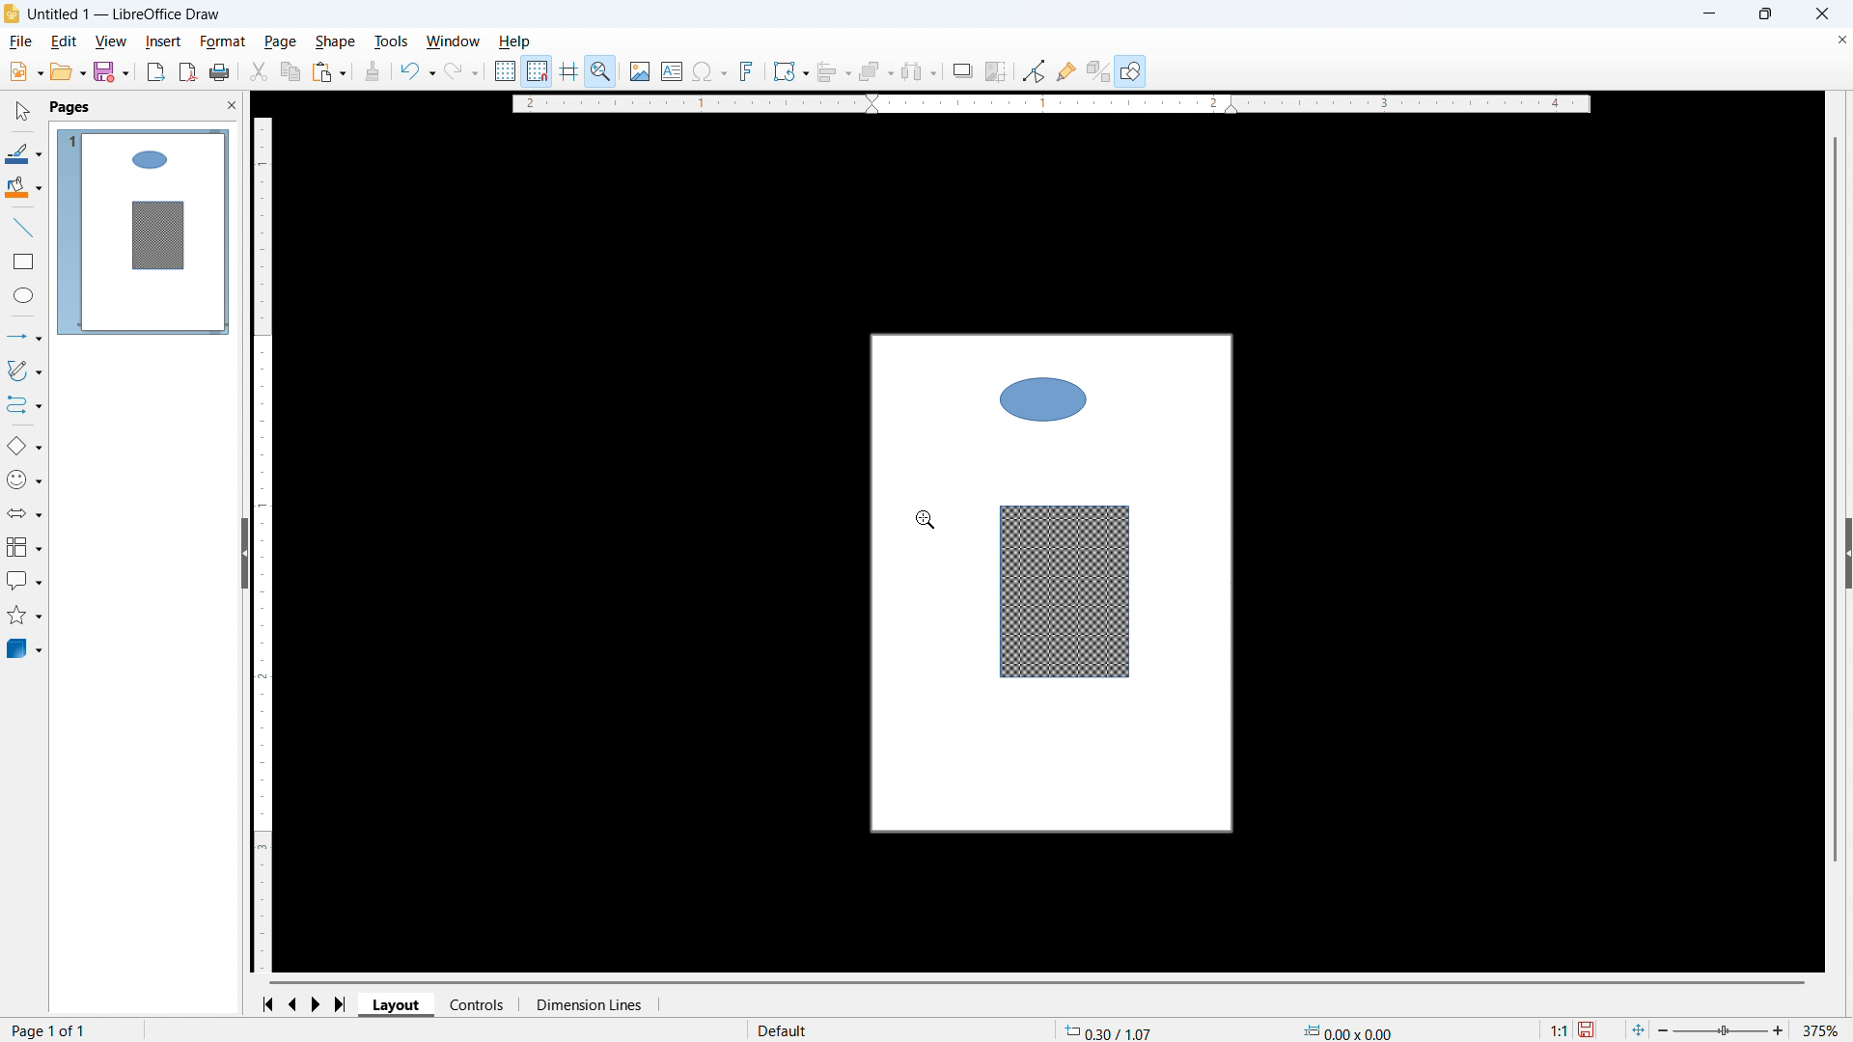 This screenshot has width=1853, height=1042. Describe the element at coordinates (155, 71) in the screenshot. I see `Export ` at that location.